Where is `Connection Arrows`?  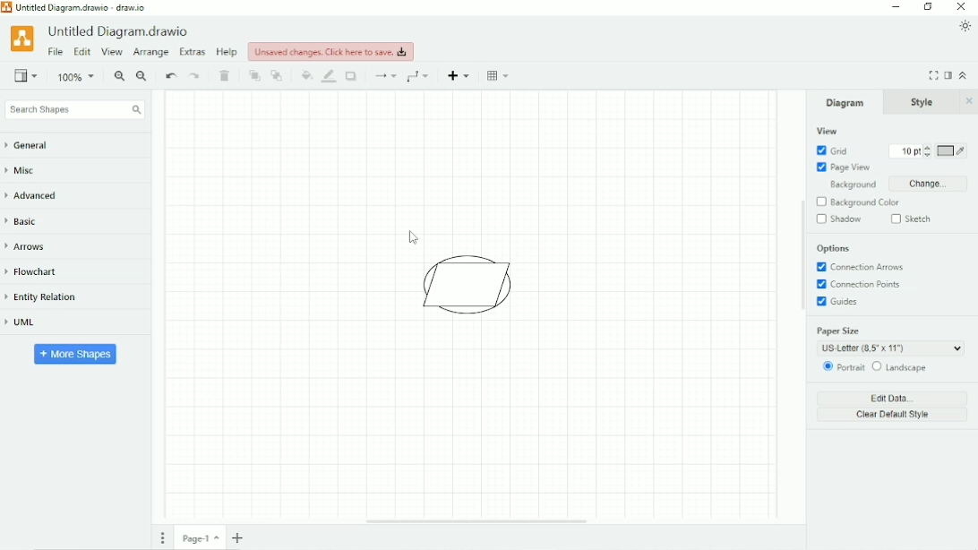 Connection Arrows is located at coordinates (862, 267).